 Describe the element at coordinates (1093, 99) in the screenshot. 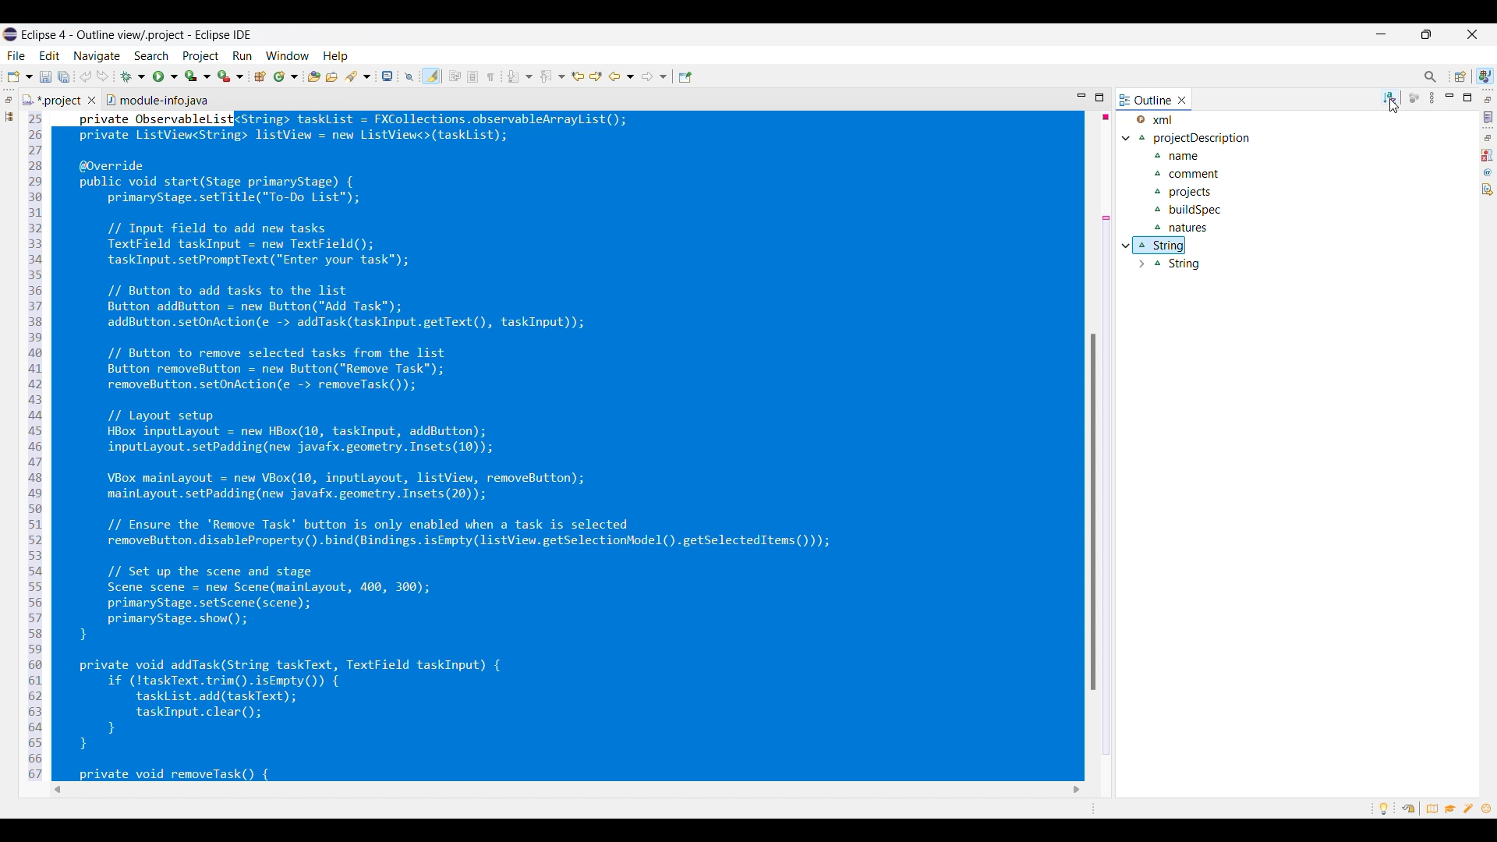

I see `` at that location.